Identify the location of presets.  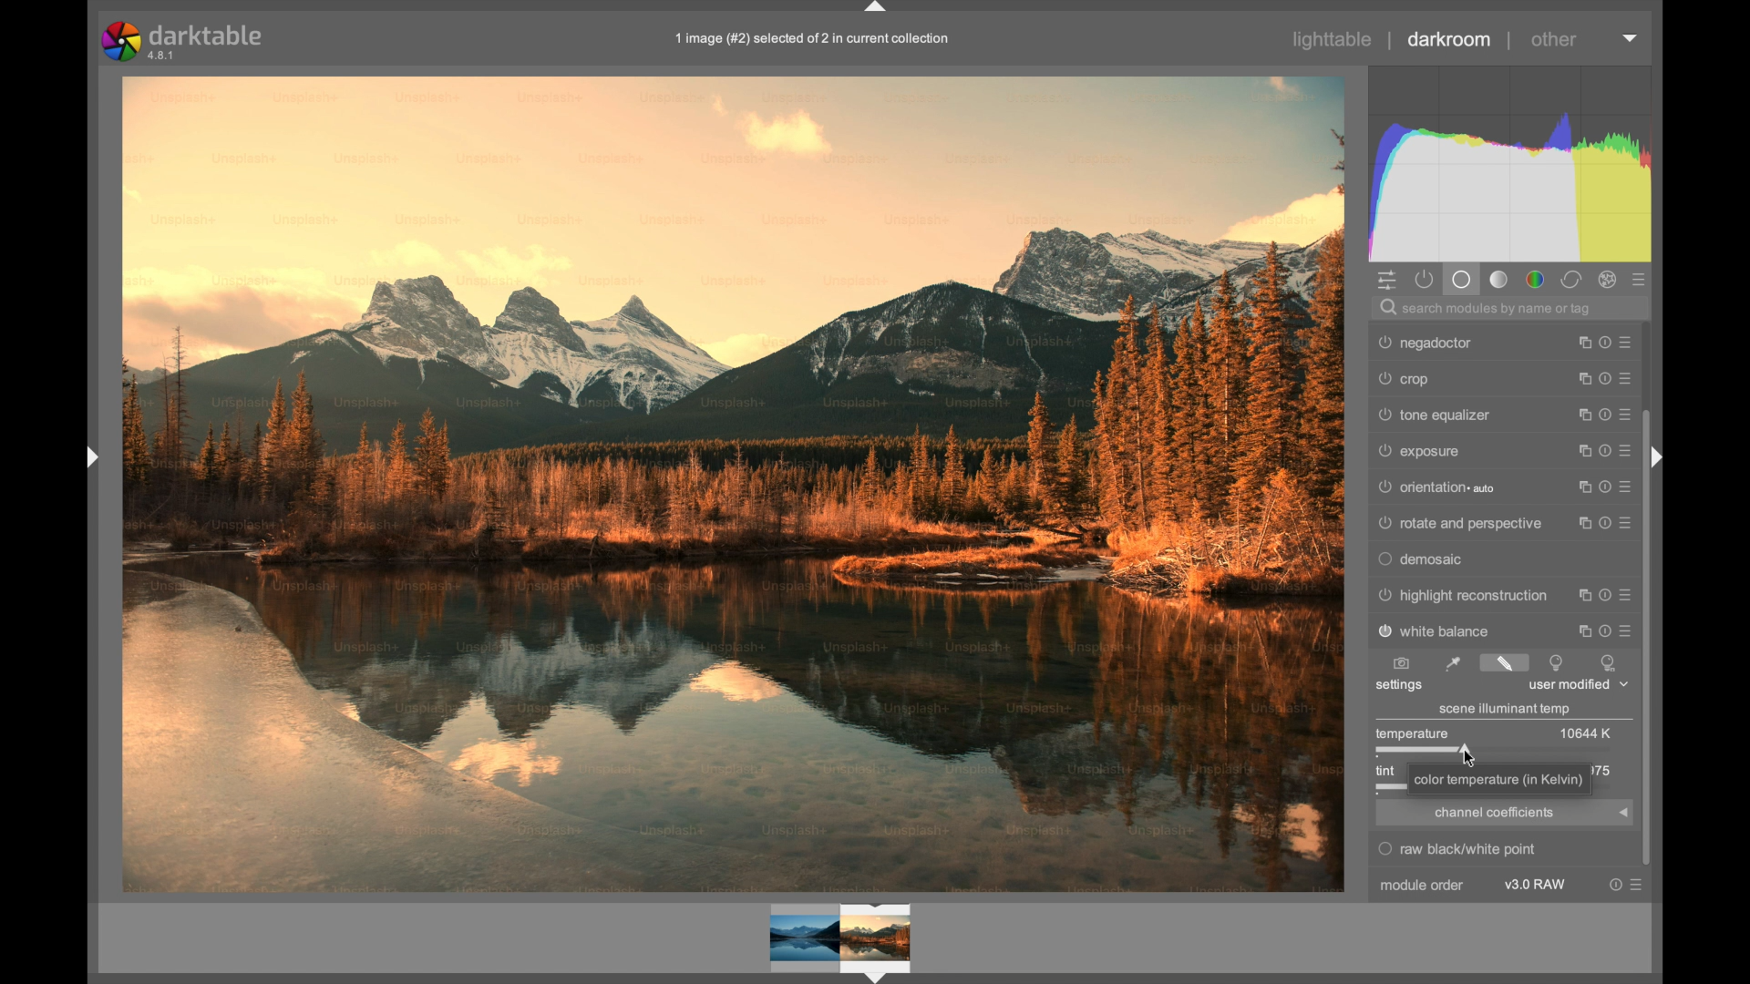
(1626, 374).